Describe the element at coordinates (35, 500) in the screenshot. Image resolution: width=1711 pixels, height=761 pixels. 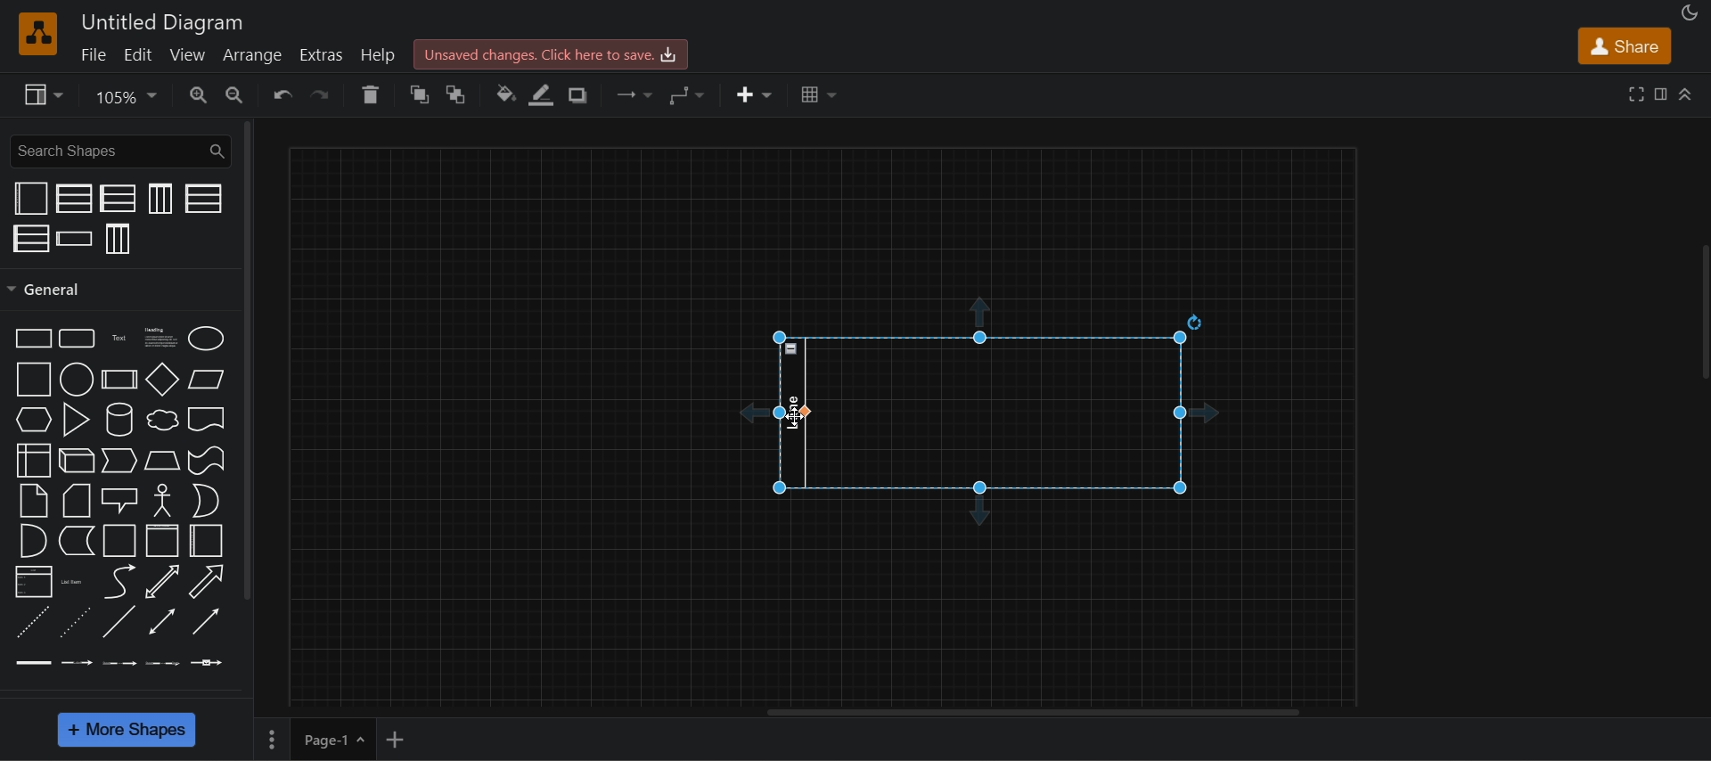
I see `note` at that location.